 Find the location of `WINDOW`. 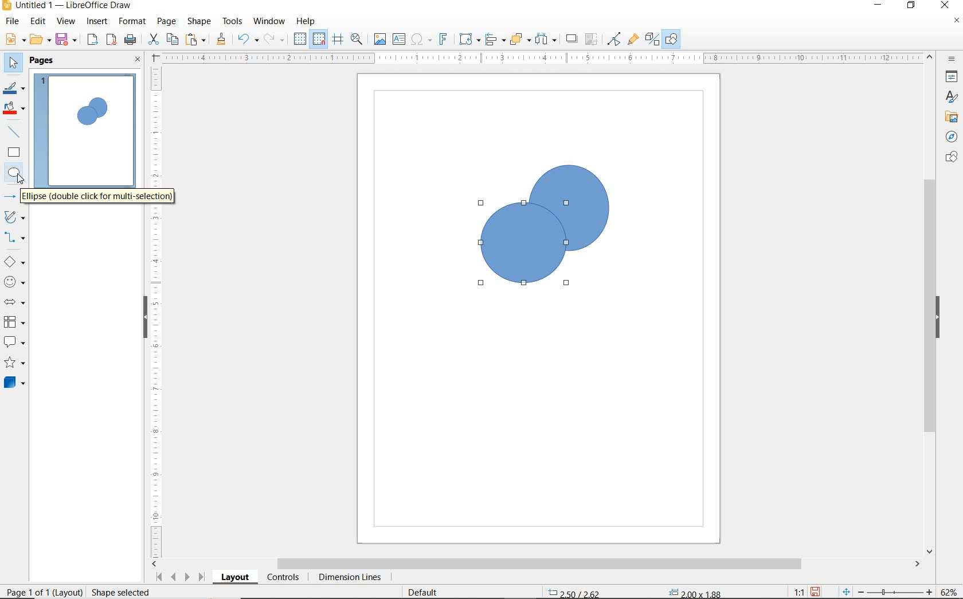

WINDOW is located at coordinates (269, 21).